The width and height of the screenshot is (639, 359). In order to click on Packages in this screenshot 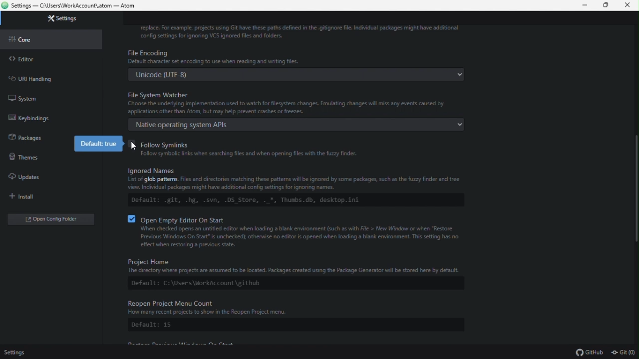, I will do `click(23, 136)`.